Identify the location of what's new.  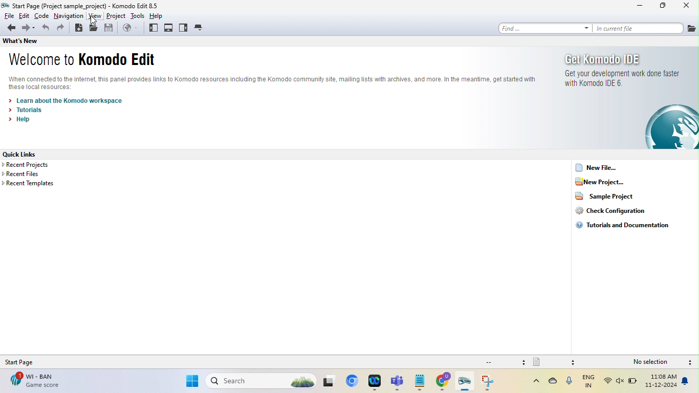
(21, 42).